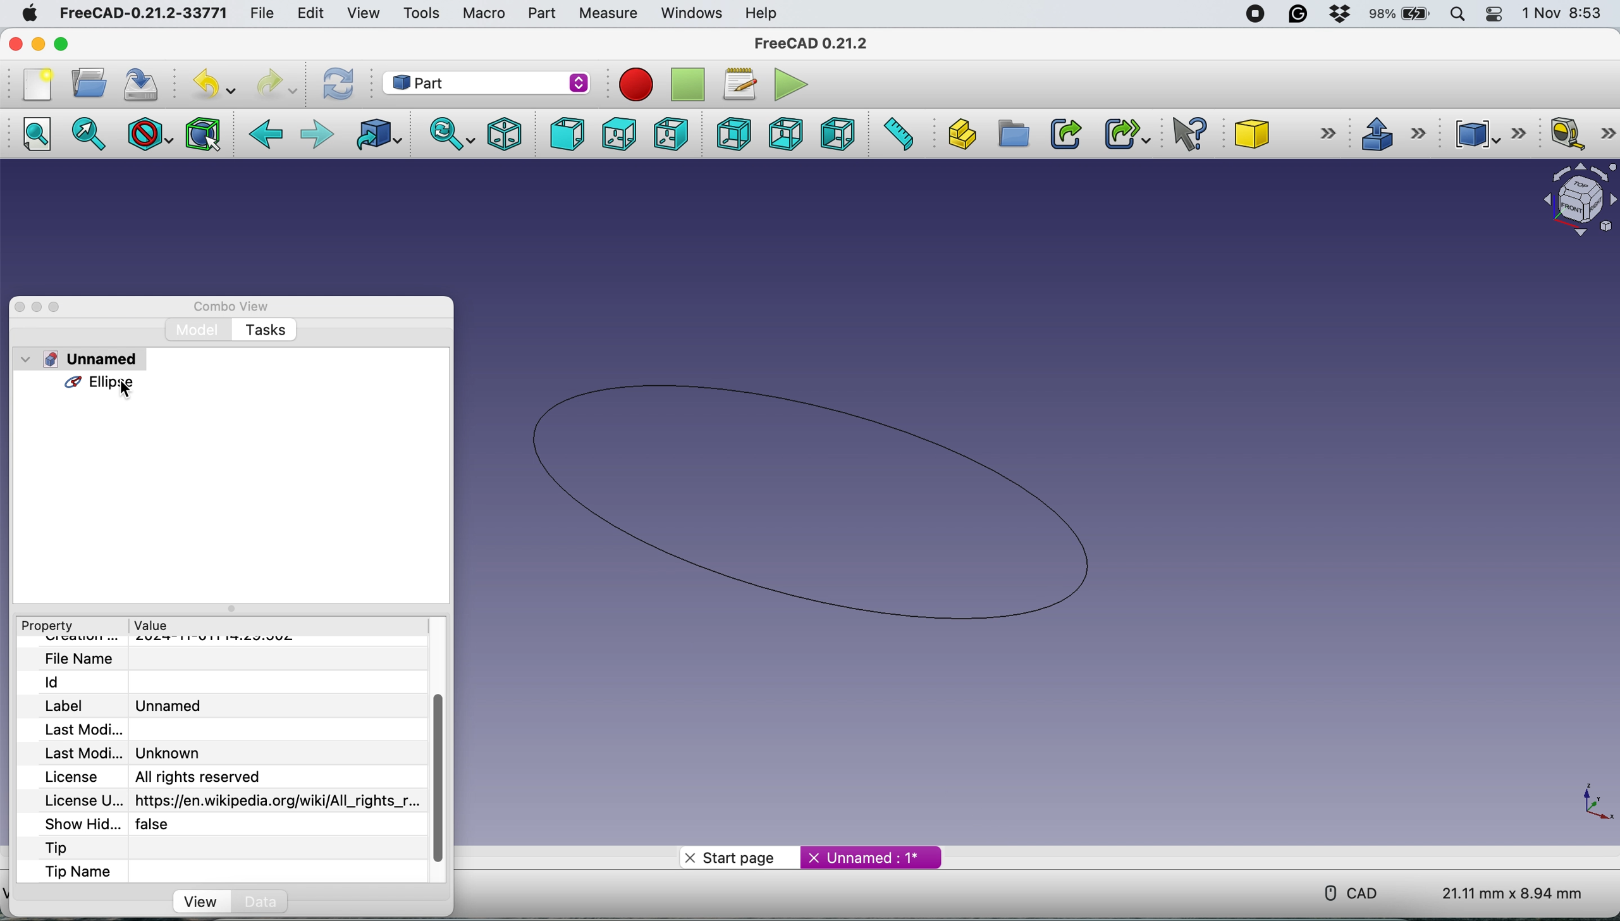 The image size is (1620, 921). Describe the element at coordinates (483, 14) in the screenshot. I see `macro` at that location.